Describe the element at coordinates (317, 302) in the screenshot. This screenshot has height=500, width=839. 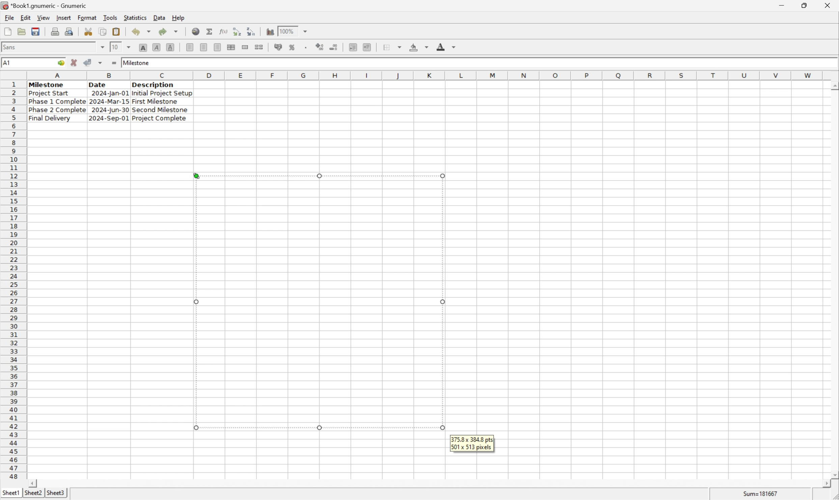
I see `area for chart selected` at that location.